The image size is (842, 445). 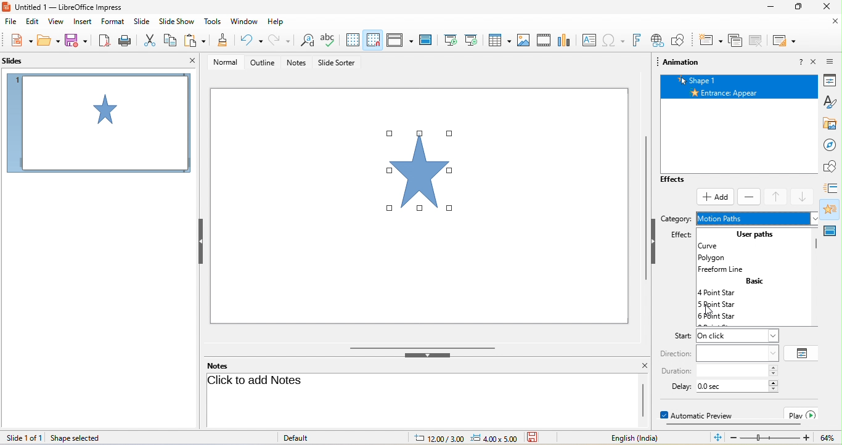 I want to click on master slide, so click(x=427, y=40).